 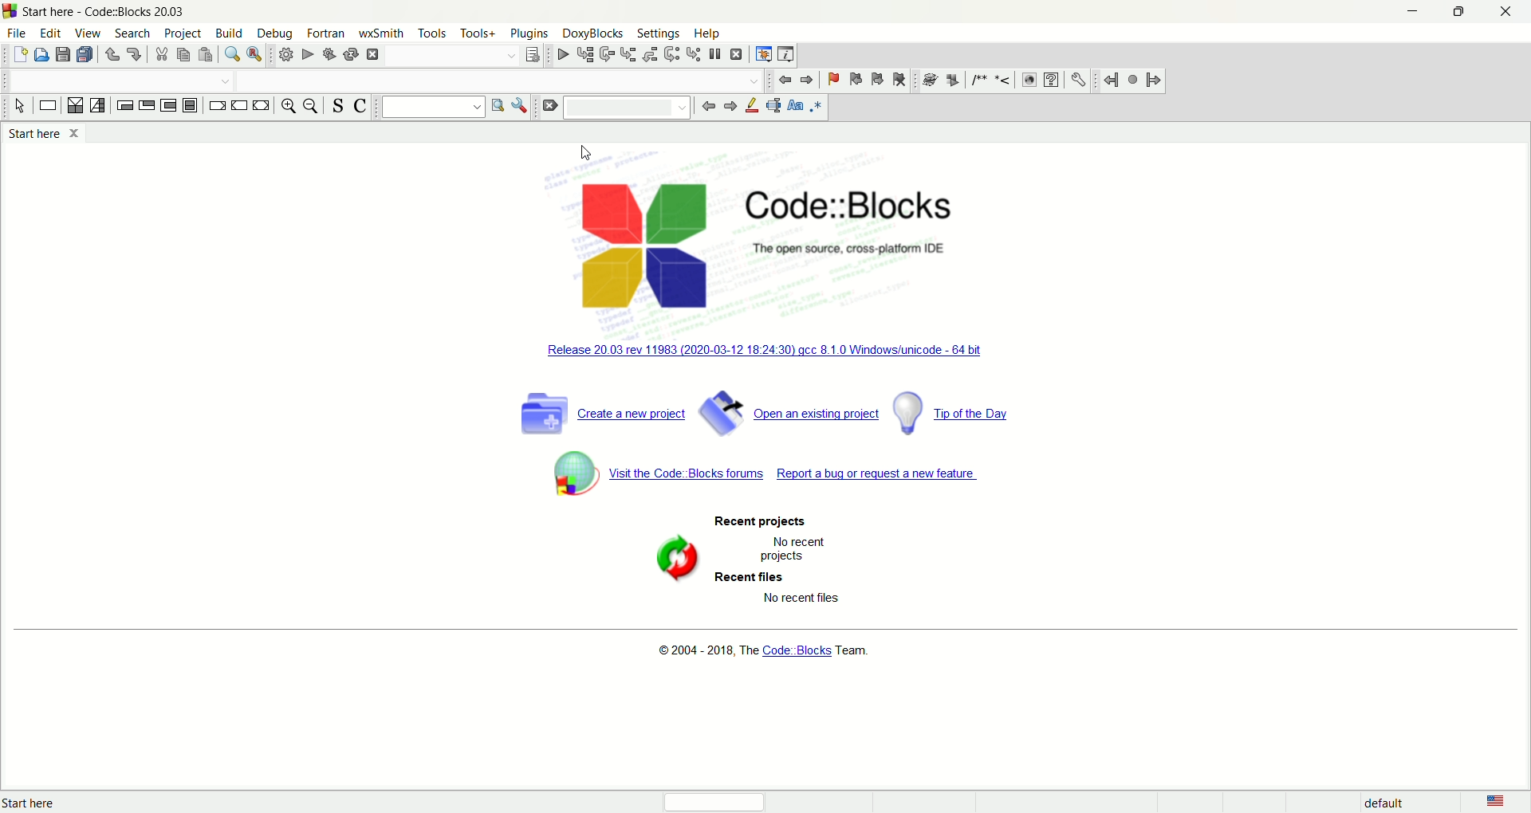 I want to click on debugging, so click(x=762, y=54).